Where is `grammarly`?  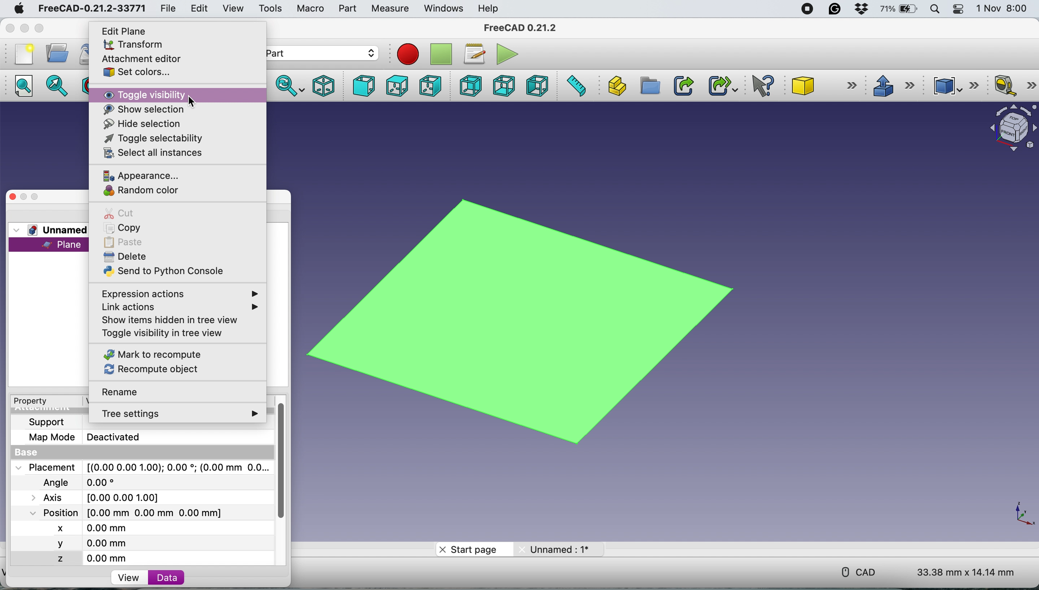 grammarly is located at coordinates (835, 10).